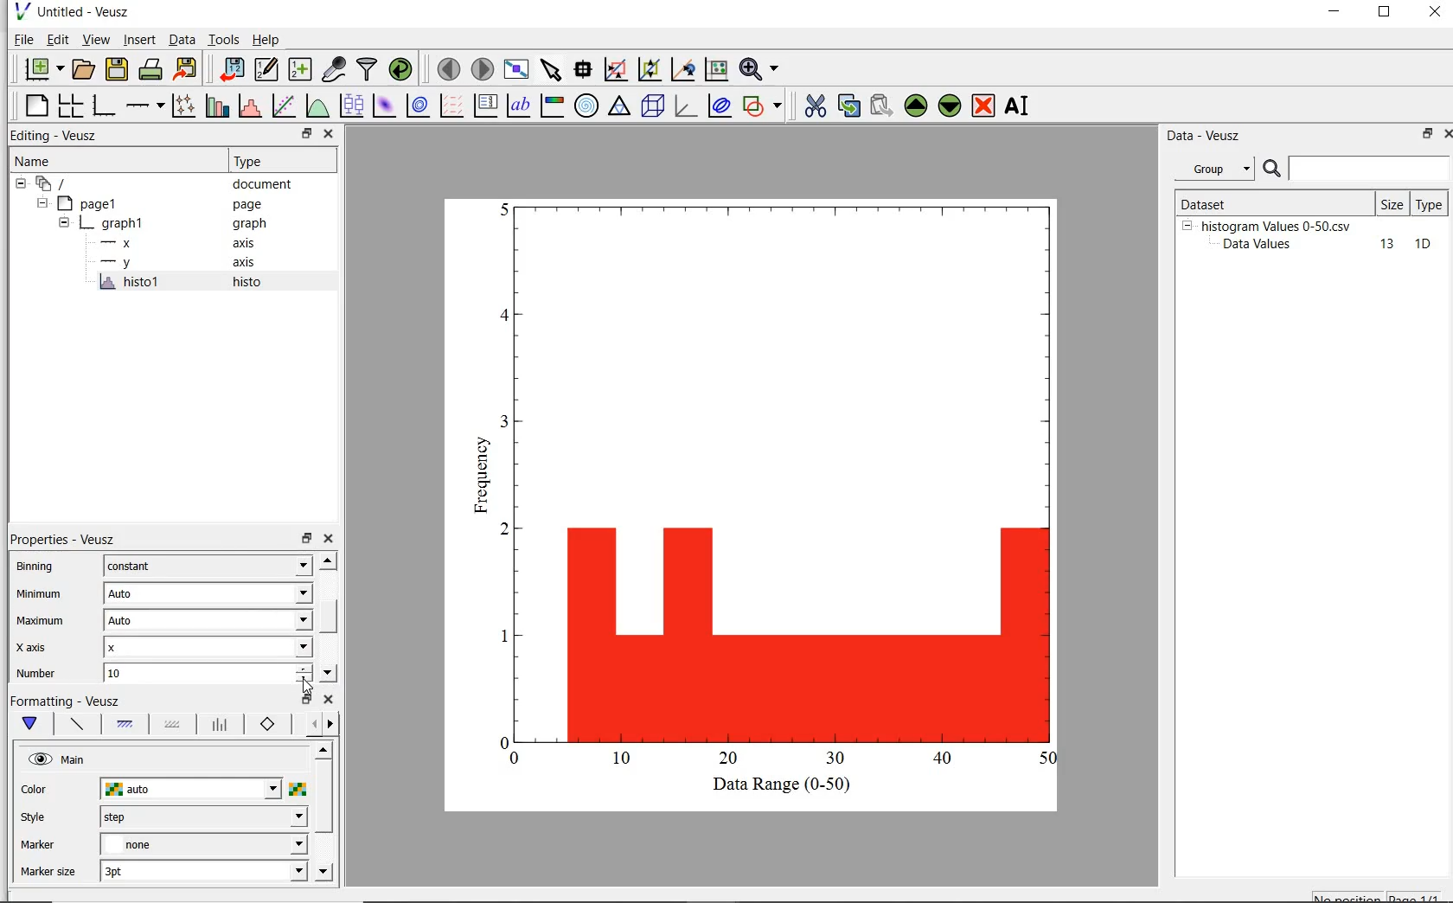 The height and width of the screenshot is (903, 1453). Describe the element at coordinates (1435, 13) in the screenshot. I see `close` at that location.